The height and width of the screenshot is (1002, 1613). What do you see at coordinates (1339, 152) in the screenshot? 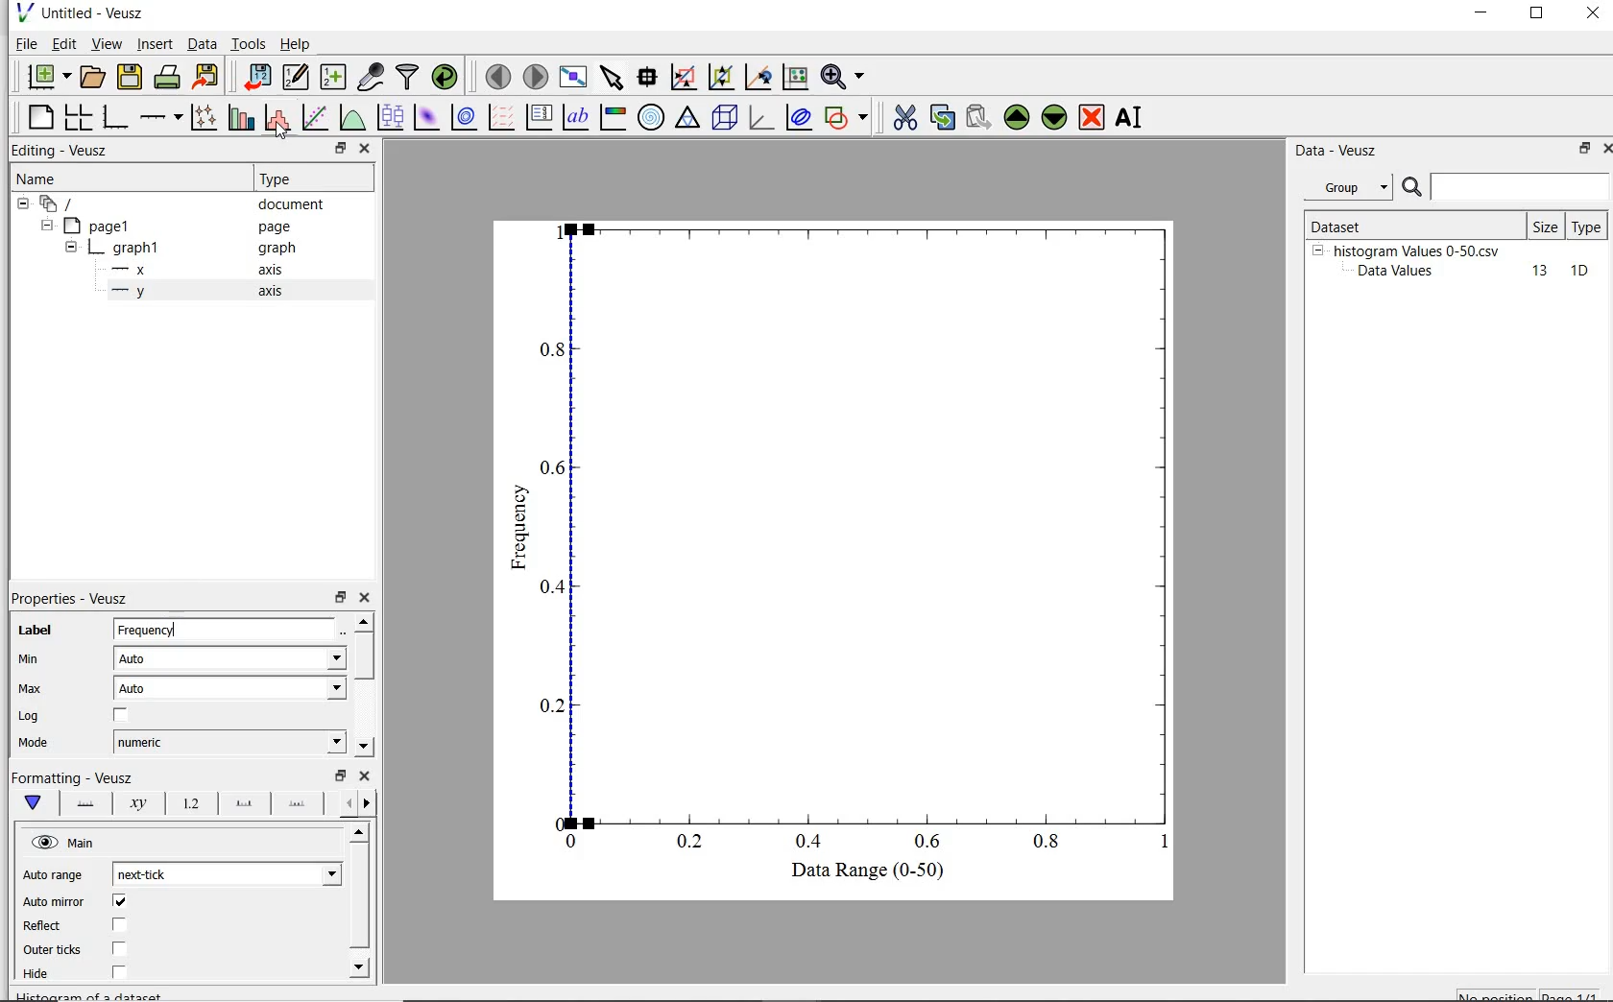
I see `Data - Veusz` at bounding box center [1339, 152].